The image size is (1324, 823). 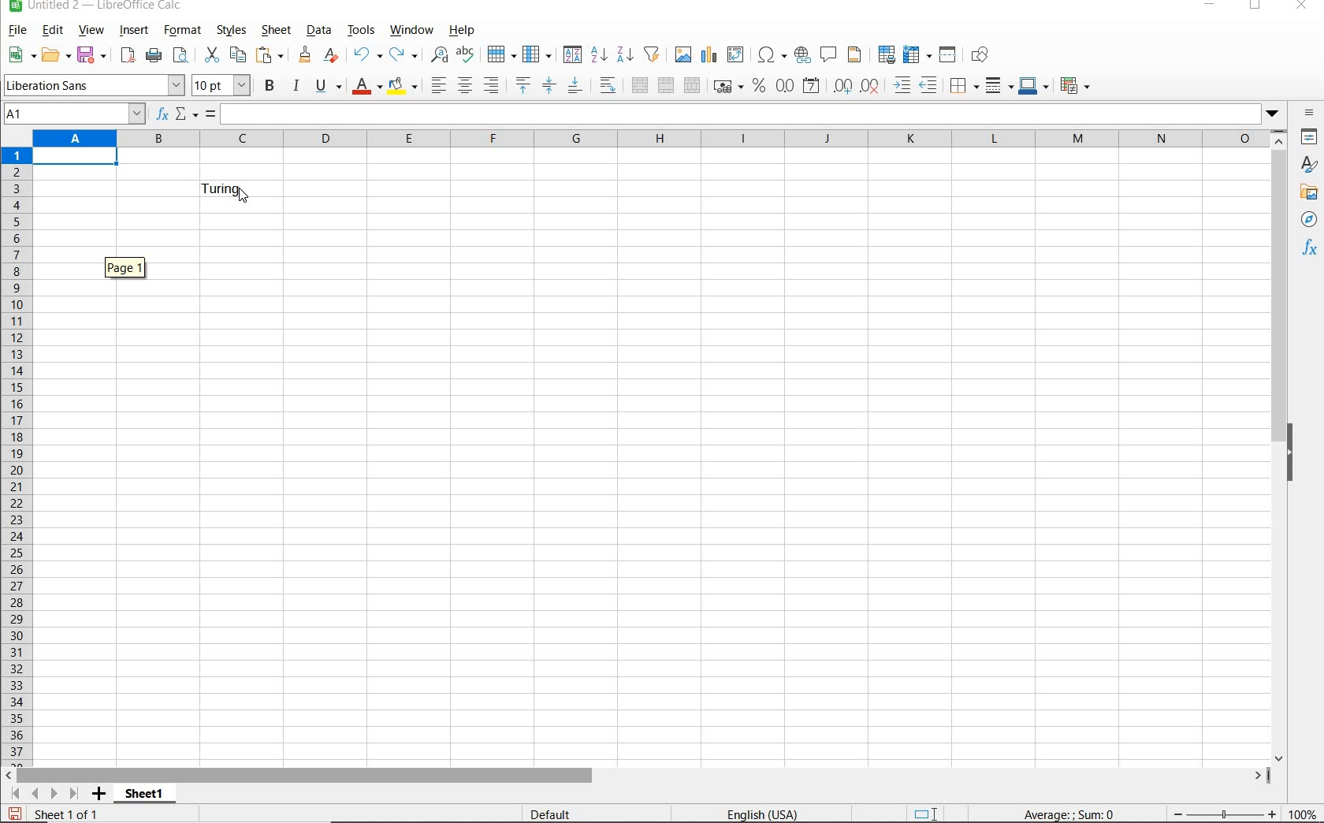 I want to click on FUNCTION WIZARD, so click(x=163, y=115).